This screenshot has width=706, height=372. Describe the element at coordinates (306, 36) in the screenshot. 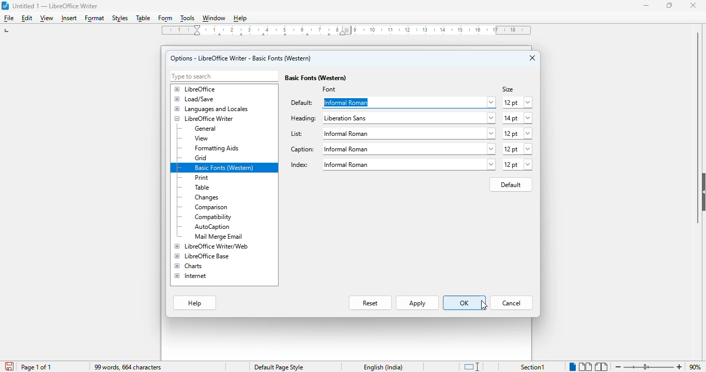

I see `center tab` at that location.